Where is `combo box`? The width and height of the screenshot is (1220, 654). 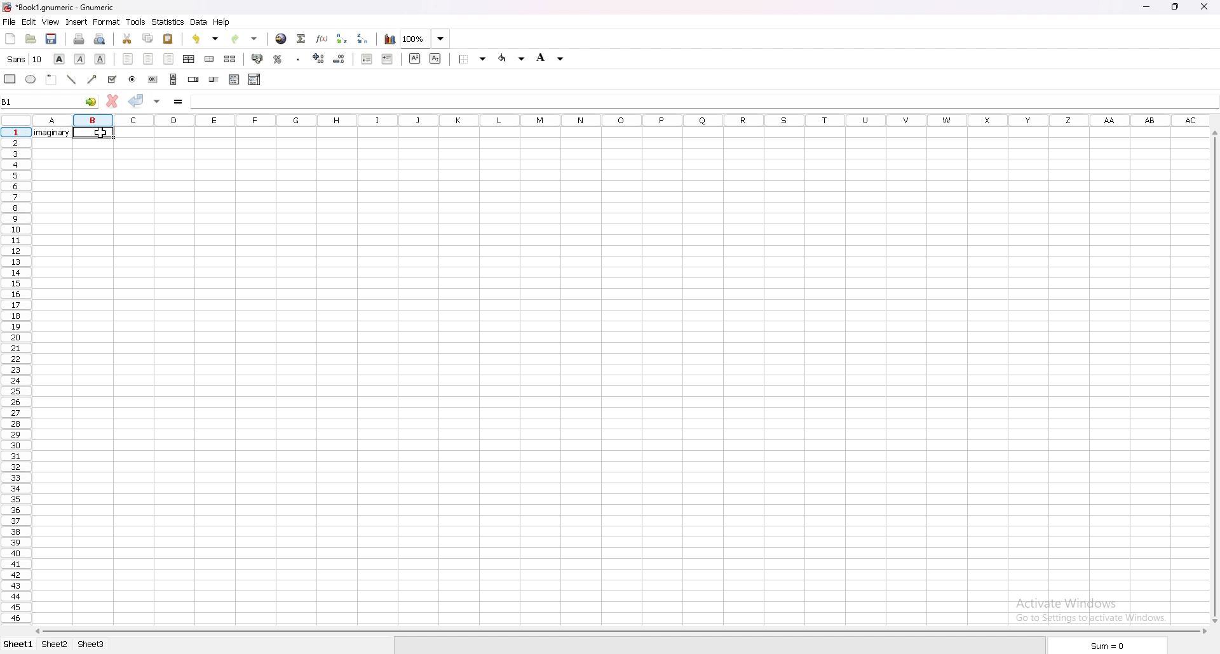 combo box is located at coordinates (255, 80).